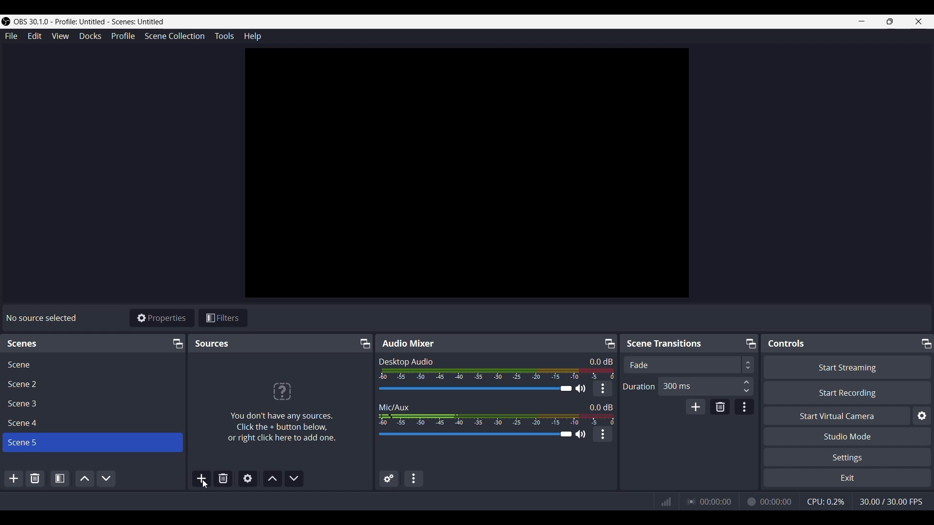 The height and width of the screenshot is (525, 934). I want to click on Text, so click(408, 343).